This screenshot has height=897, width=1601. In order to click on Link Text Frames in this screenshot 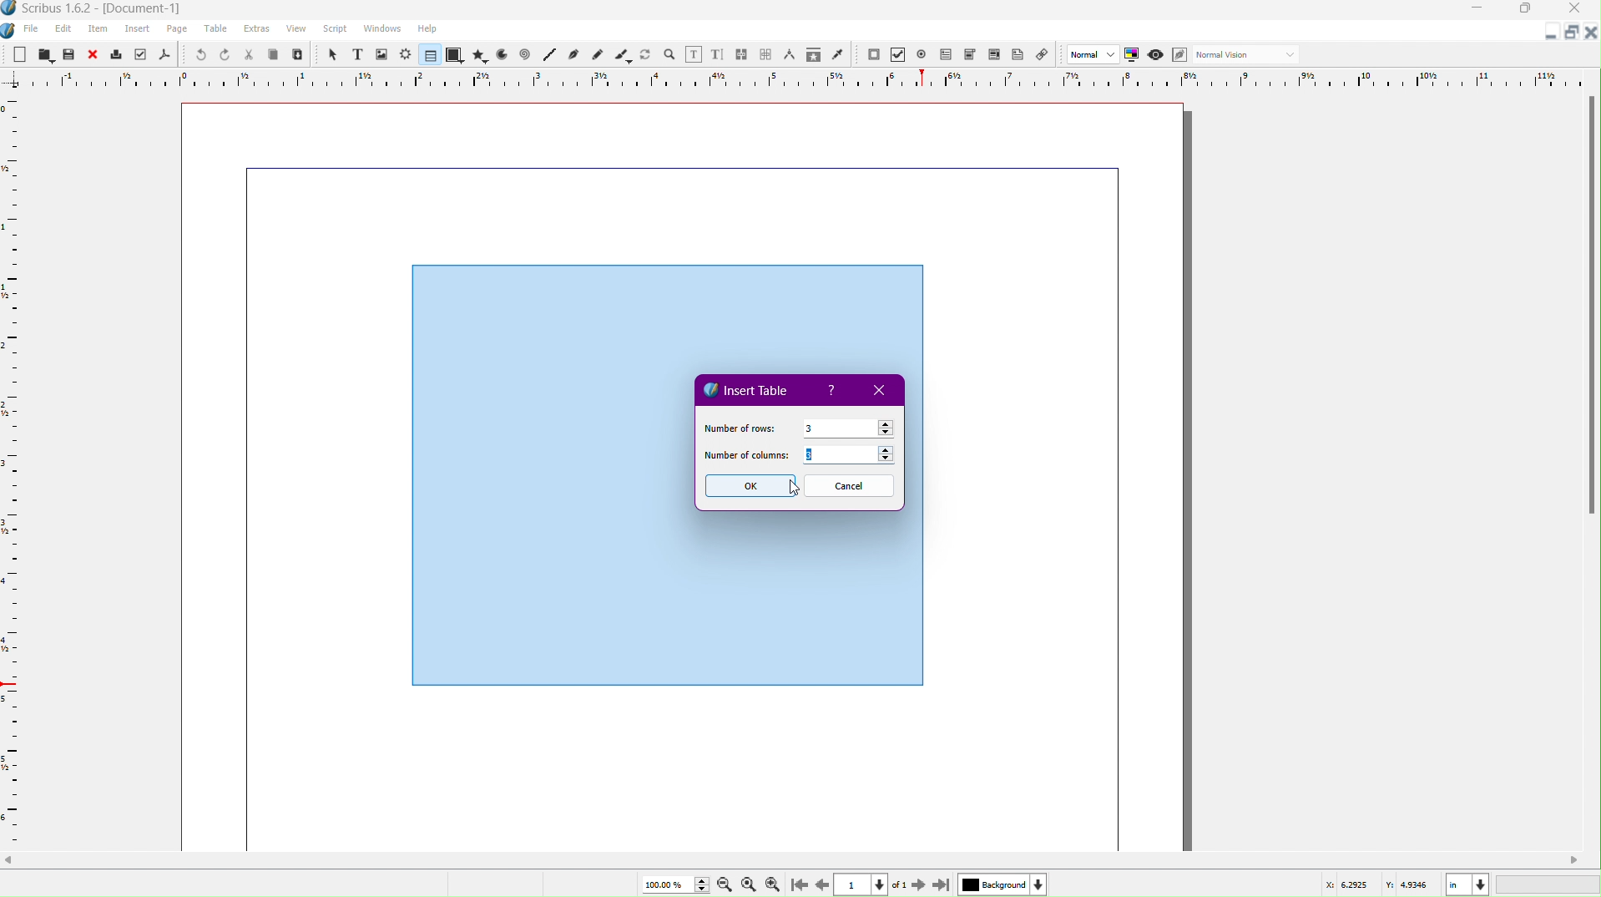, I will do `click(742, 52)`.